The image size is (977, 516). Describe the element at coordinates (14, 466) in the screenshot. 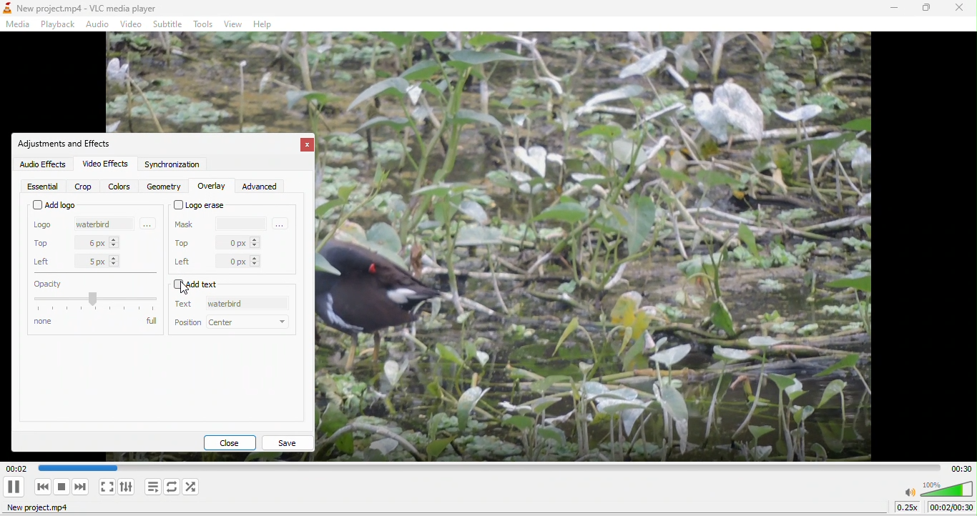

I see `00.02` at that location.